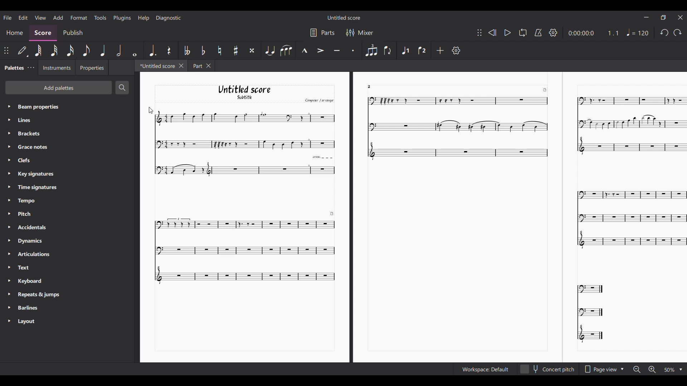 The width and height of the screenshot is (687, 386). What do you see at coordinates (492, 33) in the screenshot?
I see `Rewind` at bounding box center [492, 33].